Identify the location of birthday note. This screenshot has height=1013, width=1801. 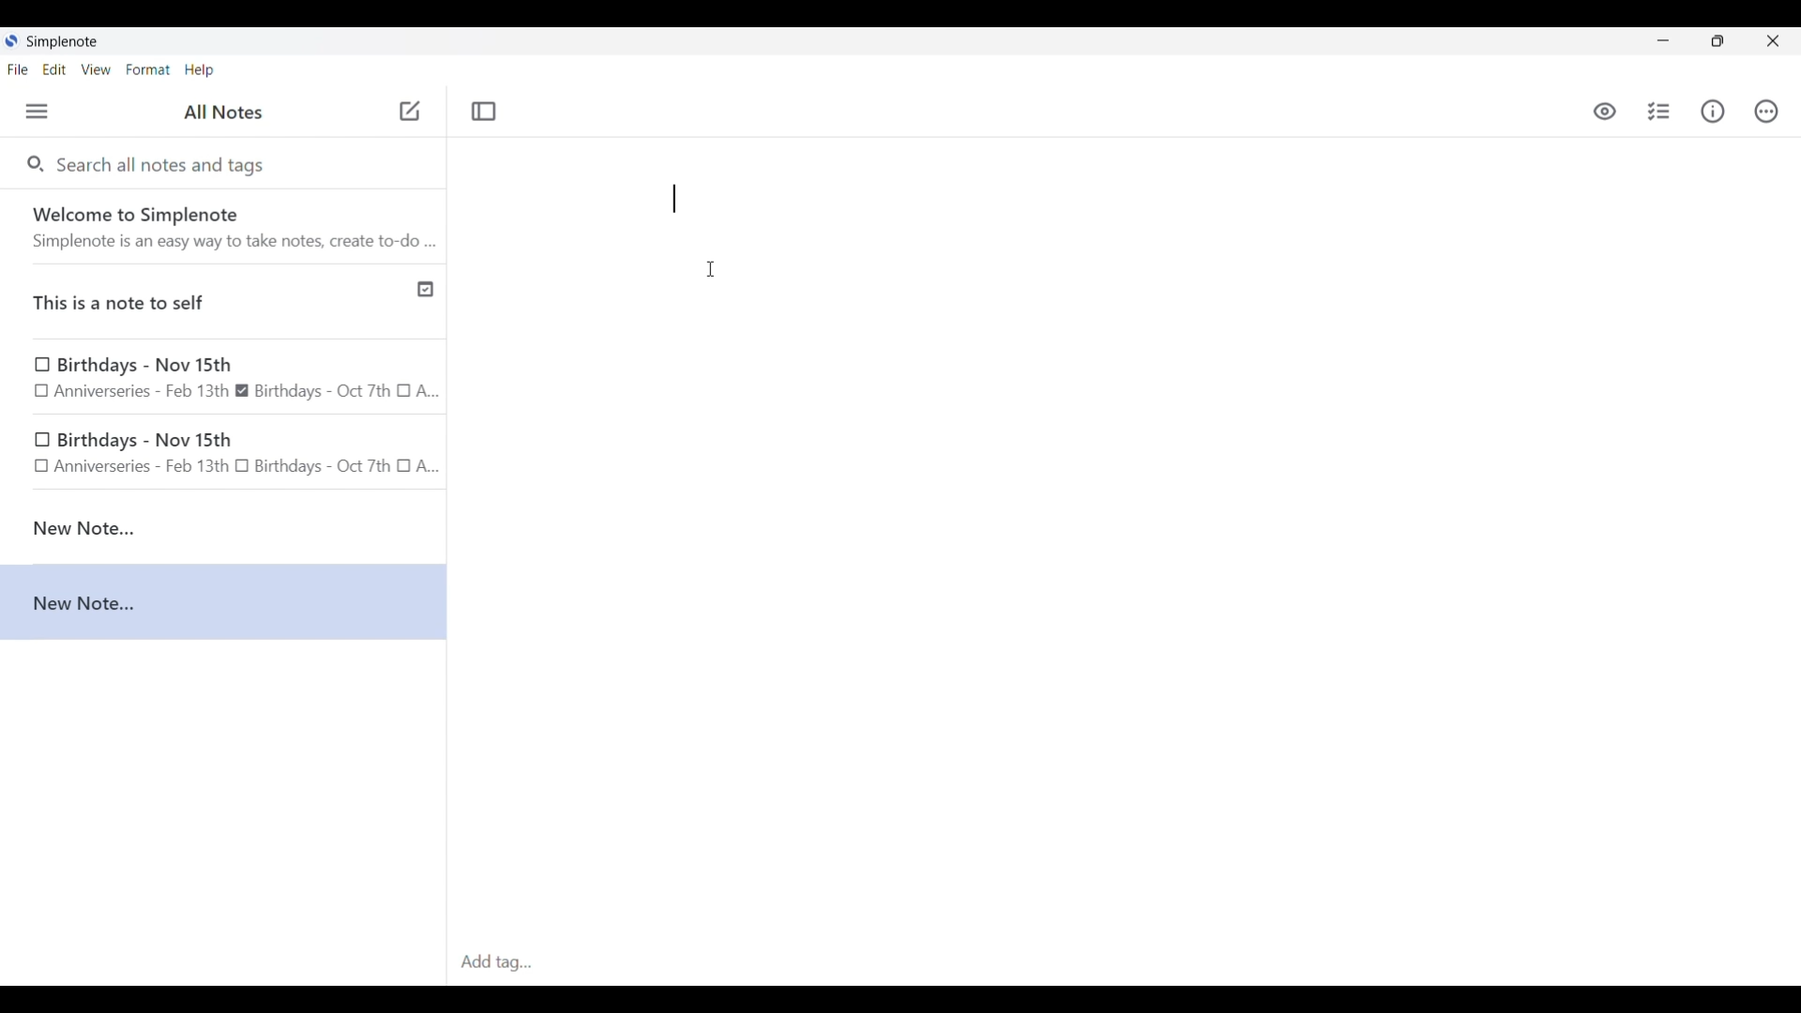
(225, 456).